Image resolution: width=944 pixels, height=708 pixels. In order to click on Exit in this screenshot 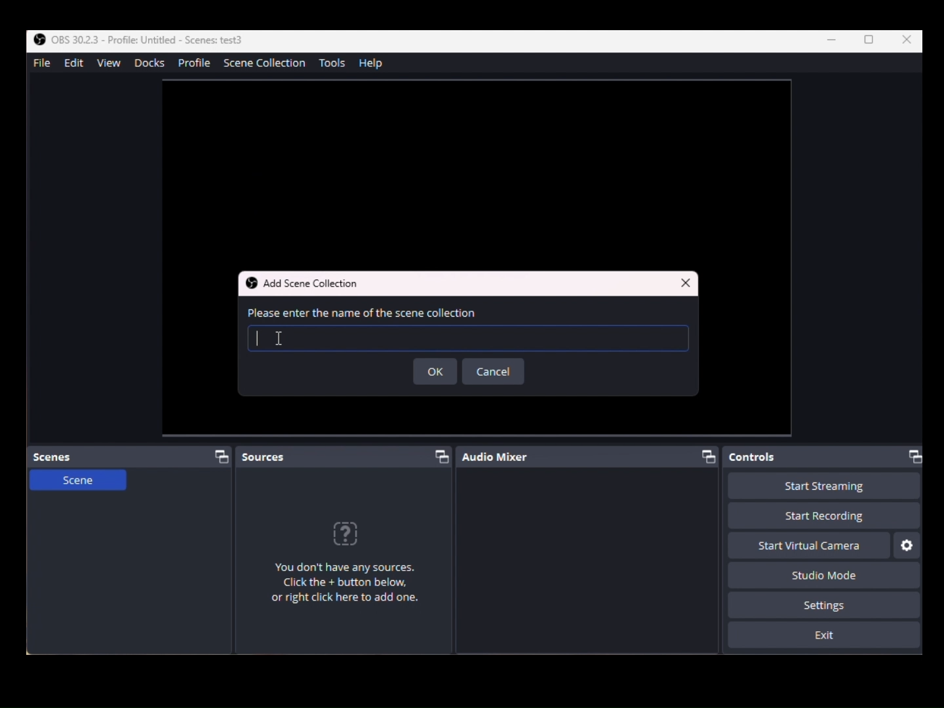, I will do `click(825, 636)`.